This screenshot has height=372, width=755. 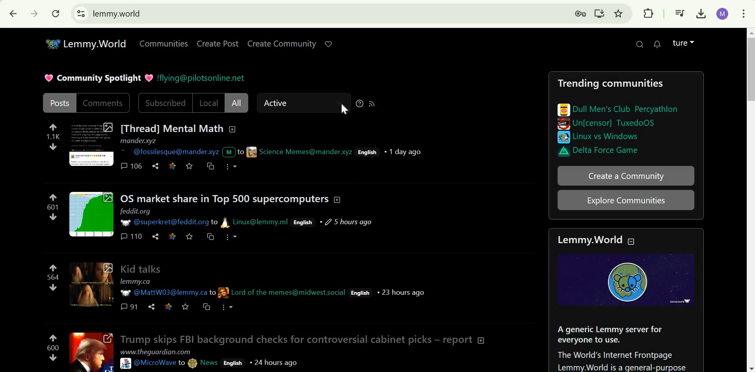 I want to click on 600 points, so click(x=52, y=347).